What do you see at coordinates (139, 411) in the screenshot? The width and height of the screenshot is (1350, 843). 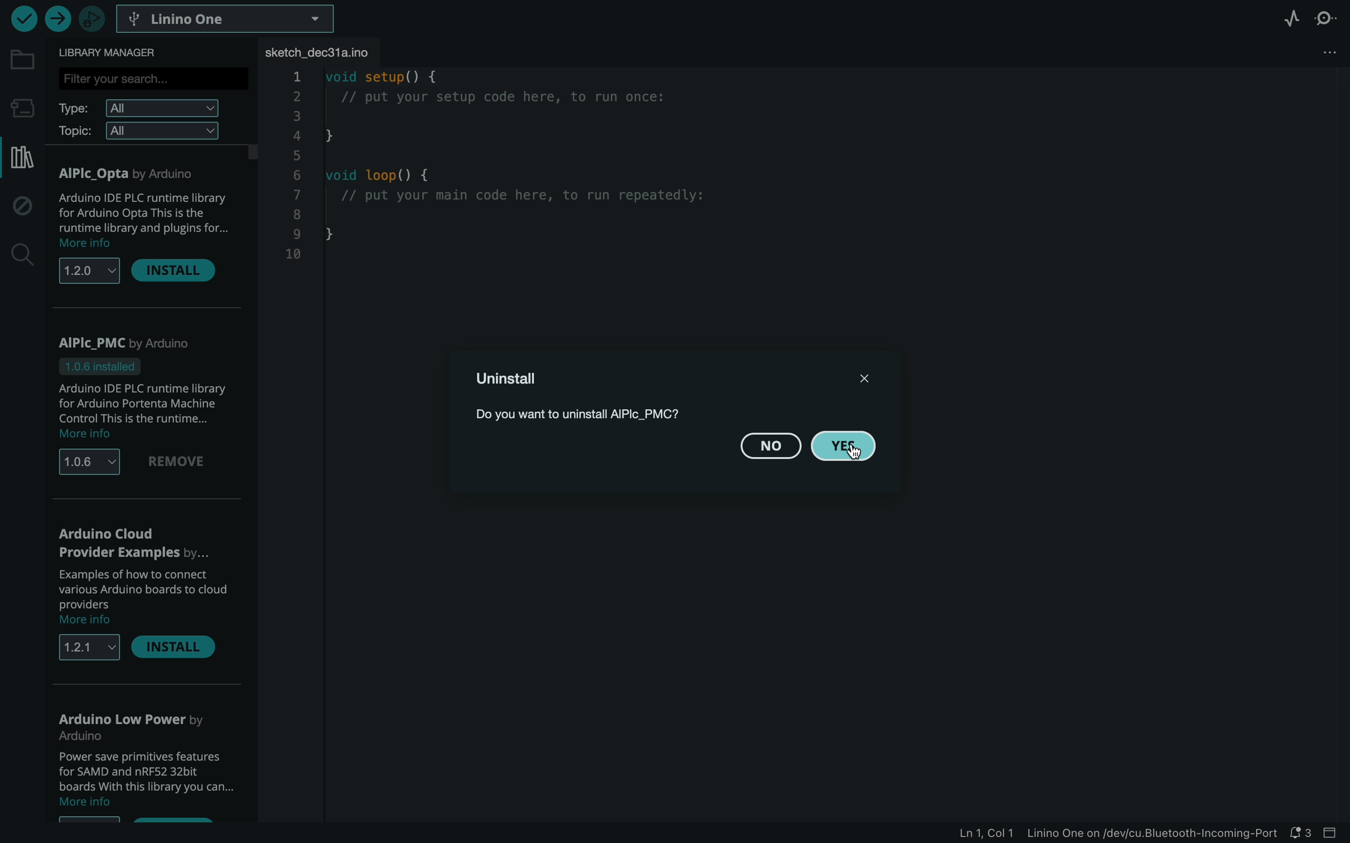 I see `description` at bounding box center [139, 411].